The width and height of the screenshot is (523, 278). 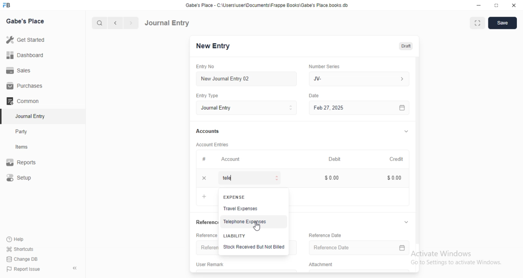 What do you see at coordinates (201, 196) in the screenshot?
I see `Add` at bounding box center [201, 196].